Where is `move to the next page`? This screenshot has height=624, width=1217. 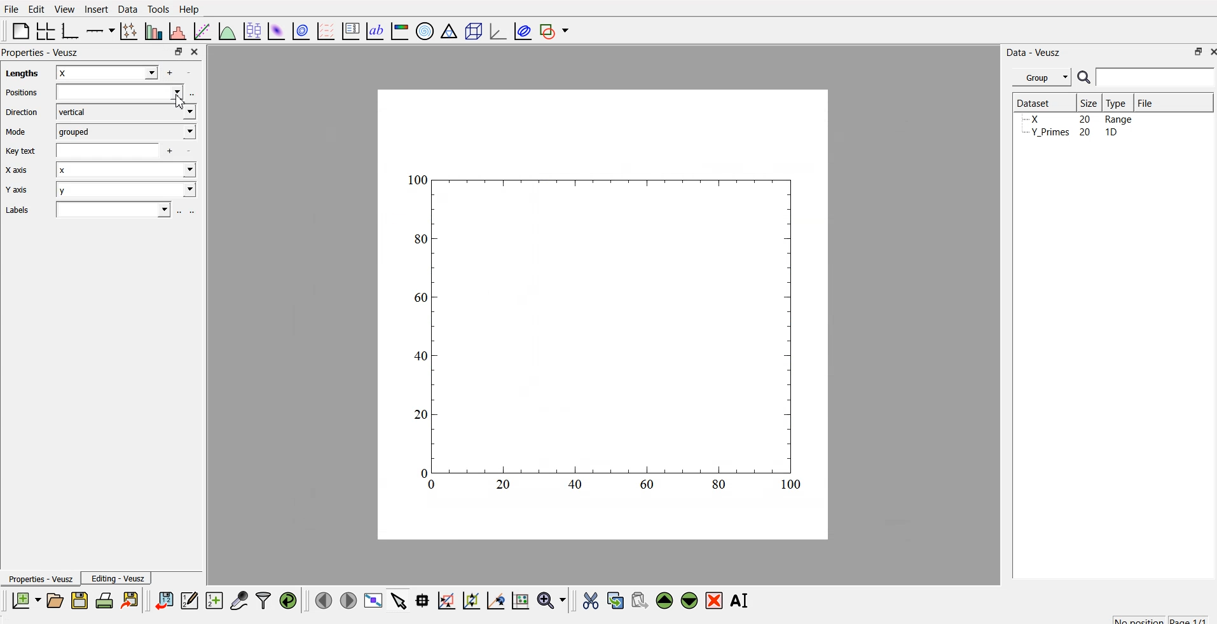
move to the next page is located at coordinates (347, 600).